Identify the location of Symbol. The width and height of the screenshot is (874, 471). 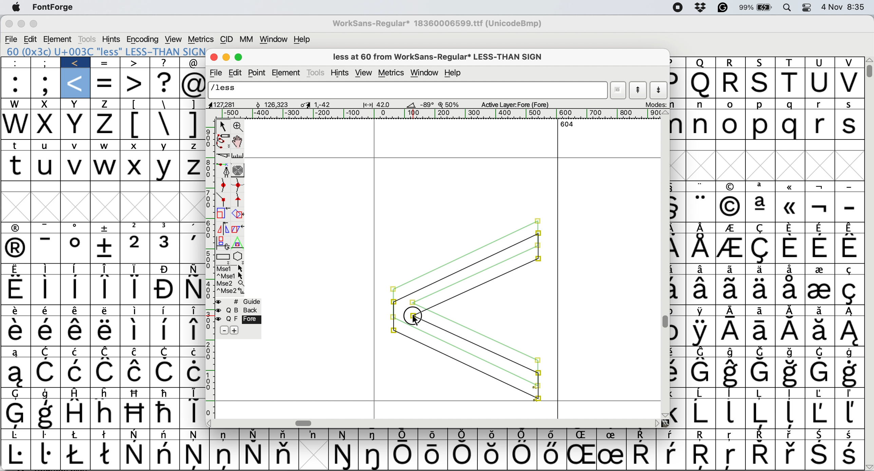
(314, 434).